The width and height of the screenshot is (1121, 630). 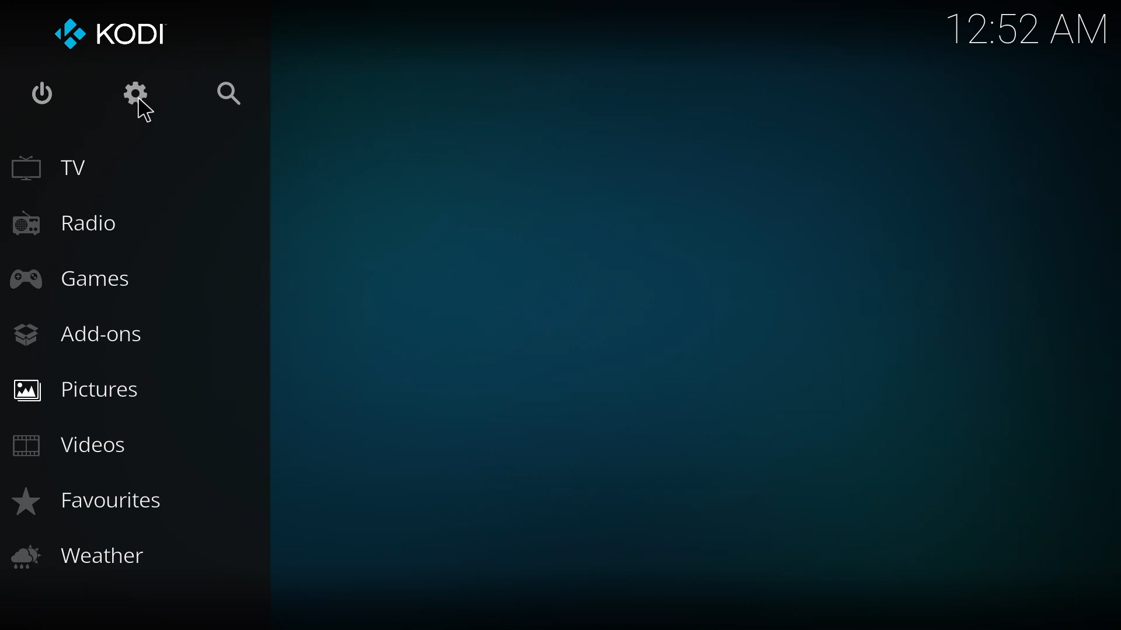 What do you see at coordinates (138, 93) in the screenshot?
I see `settings` at bounding box center [138, 93].